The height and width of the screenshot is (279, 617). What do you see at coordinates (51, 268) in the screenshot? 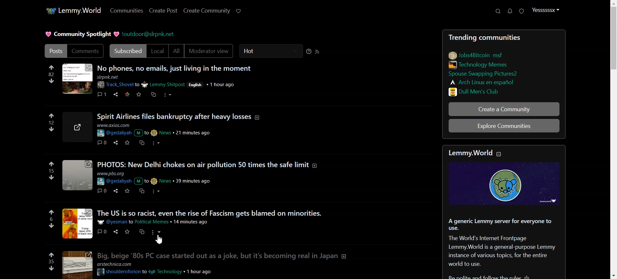
I see `downvote` at bounding box center [51, 268].